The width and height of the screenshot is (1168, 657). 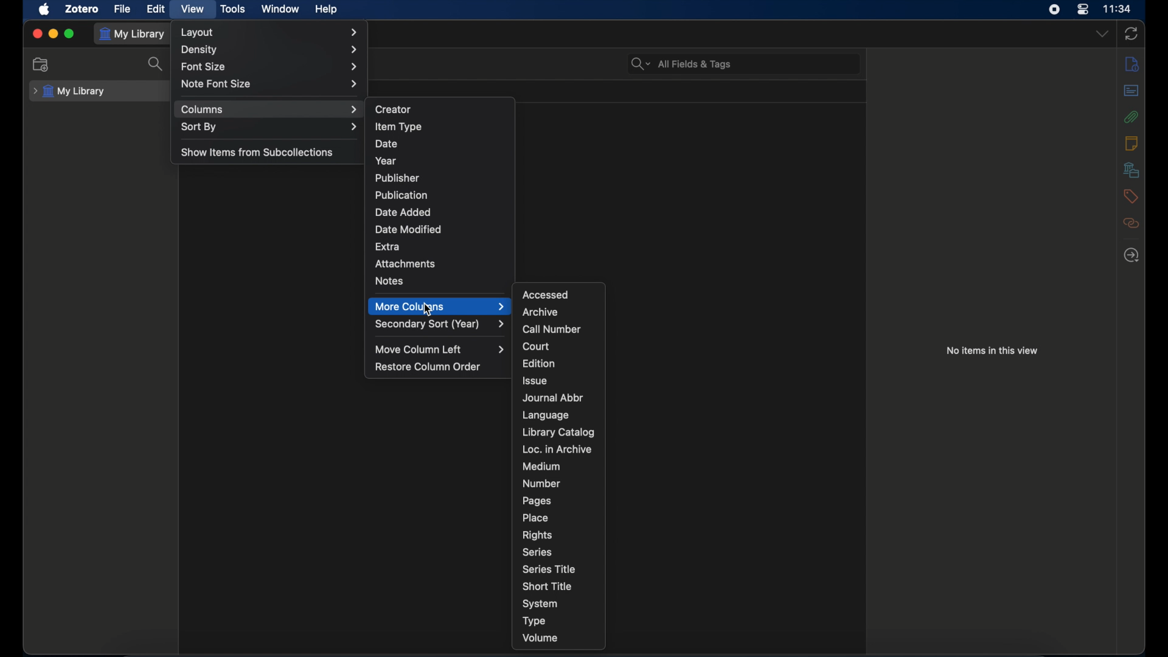 I want to click on loc. in archive, so click(x=556, y=449).